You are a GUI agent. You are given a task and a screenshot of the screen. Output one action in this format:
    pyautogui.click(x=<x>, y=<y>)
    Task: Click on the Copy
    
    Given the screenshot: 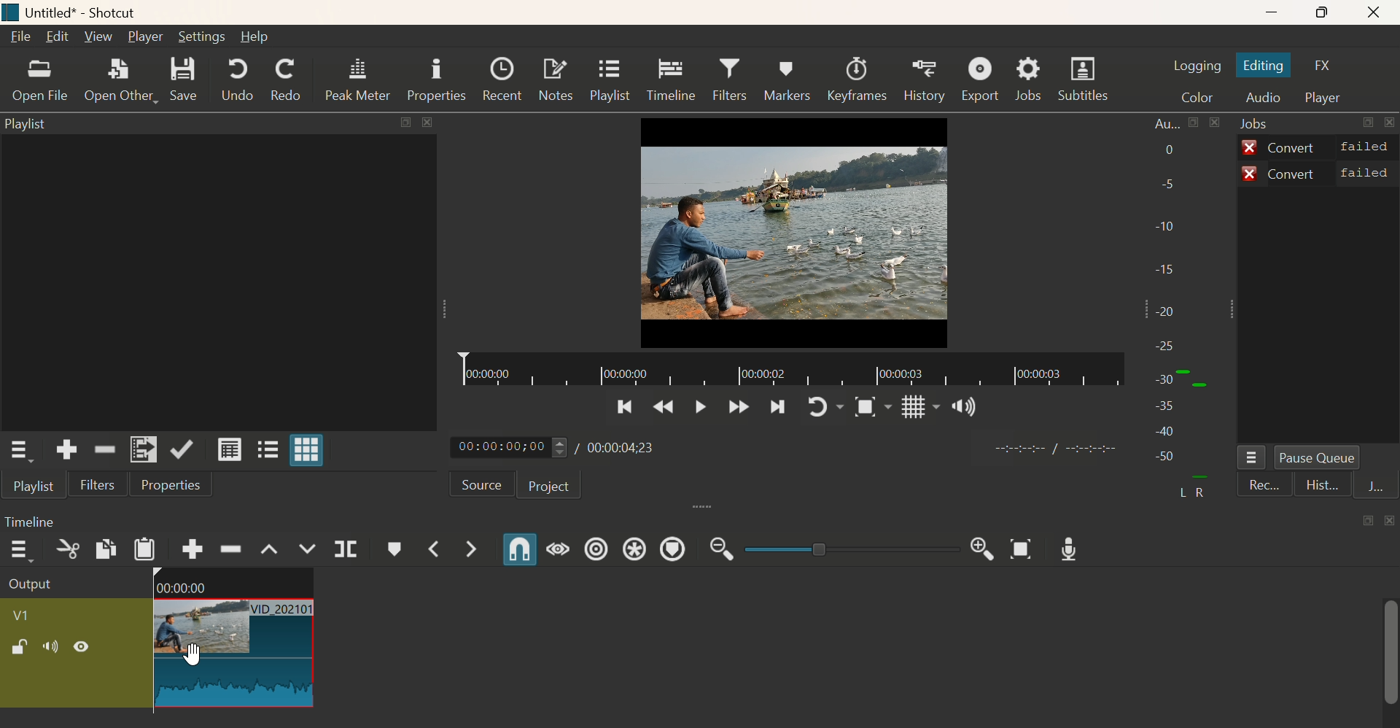 What is the action you would take?
    pyautogui.click(x=103, y=551)
    